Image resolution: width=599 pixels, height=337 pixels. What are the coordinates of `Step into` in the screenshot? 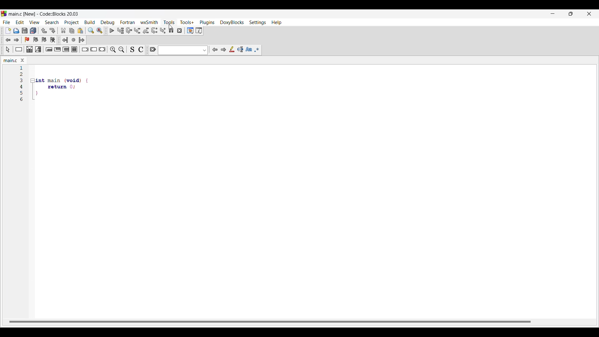 It's located at (137, 31).